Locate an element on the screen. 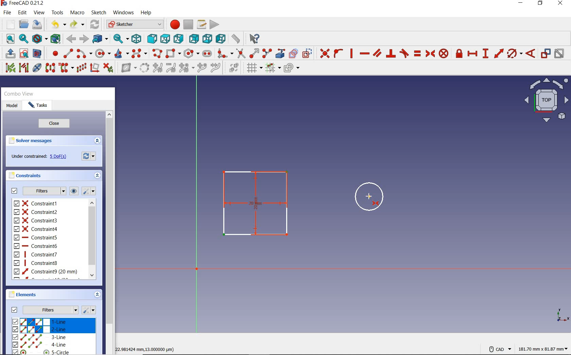  toggle driving/reference constraint  is located at coordinates (546, 54).